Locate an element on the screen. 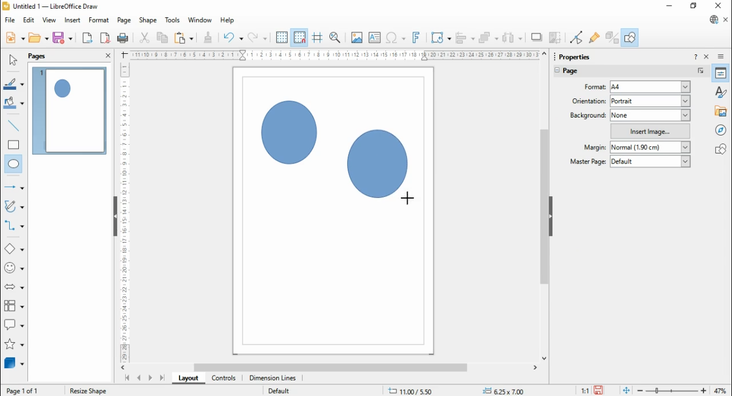 This screenshot has height=396, width=732. line color is located at coordinates (15, 84).